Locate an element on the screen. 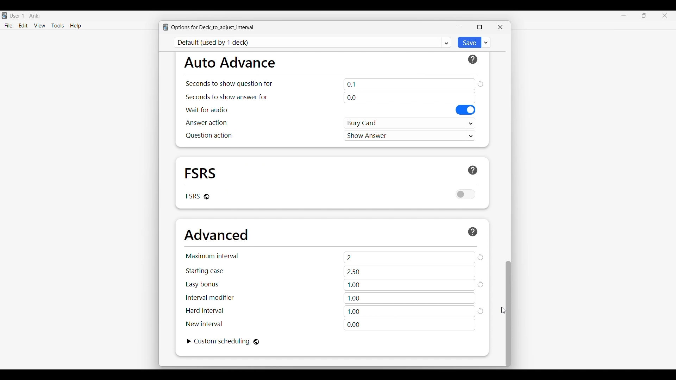 Image resolution: width=676 pixels, height=380 pixels. Affects the entire collection is located at coordinates (256, 342).